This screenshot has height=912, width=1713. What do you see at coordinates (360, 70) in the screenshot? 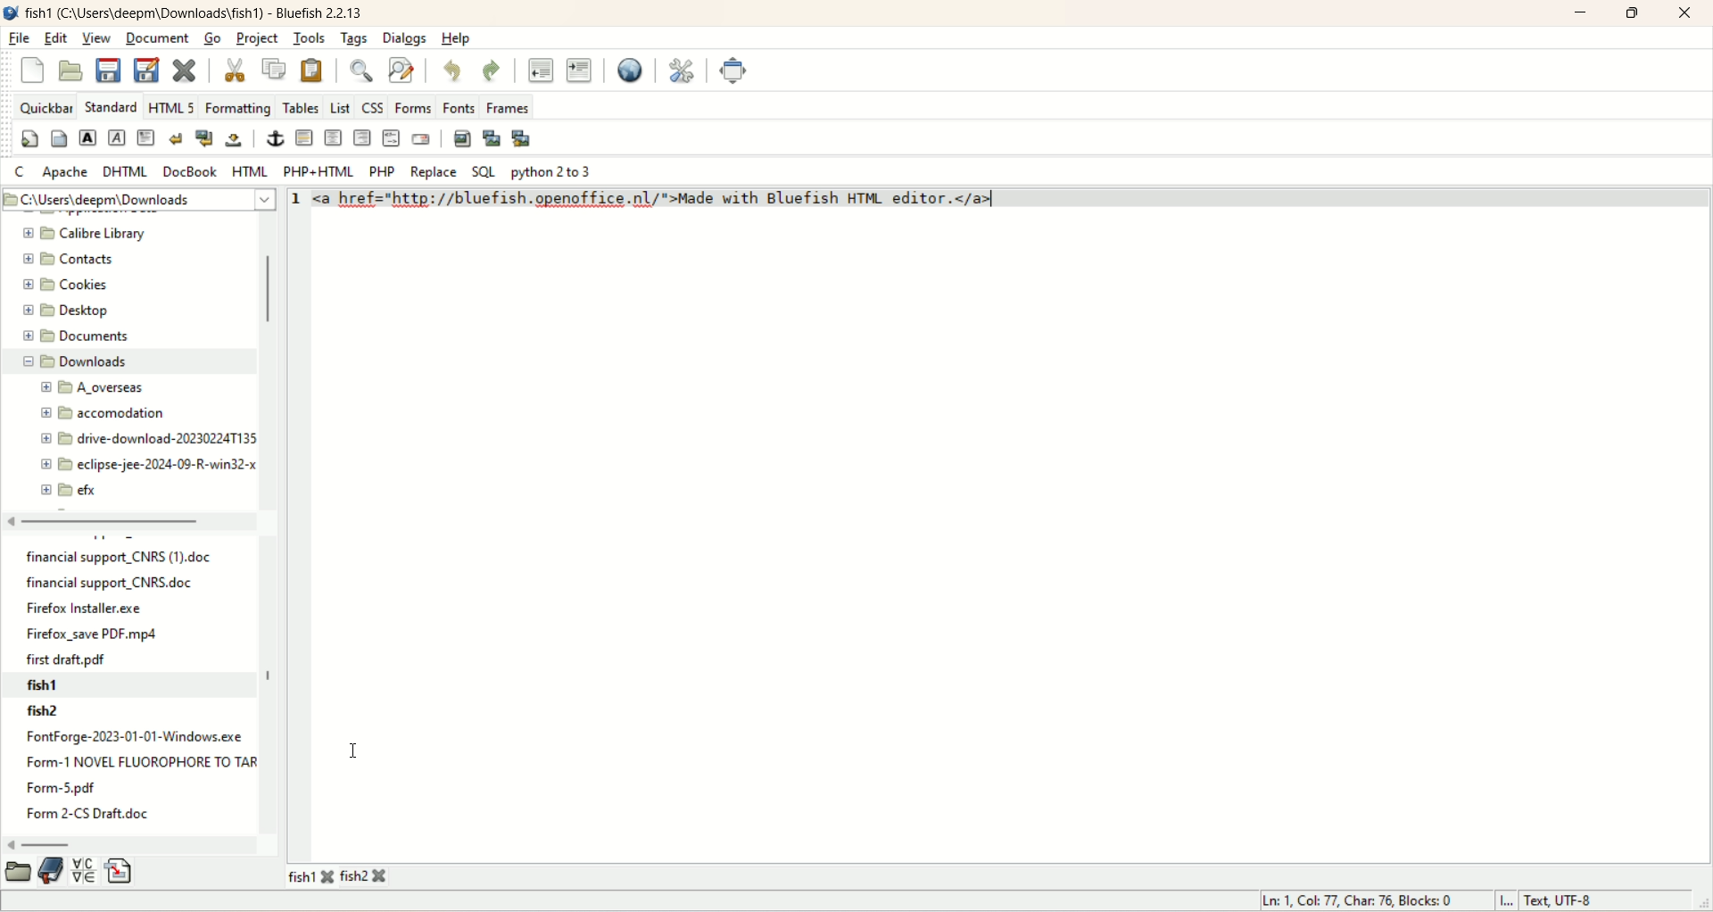
I see `show find bar` at bounding box center [360, 70].